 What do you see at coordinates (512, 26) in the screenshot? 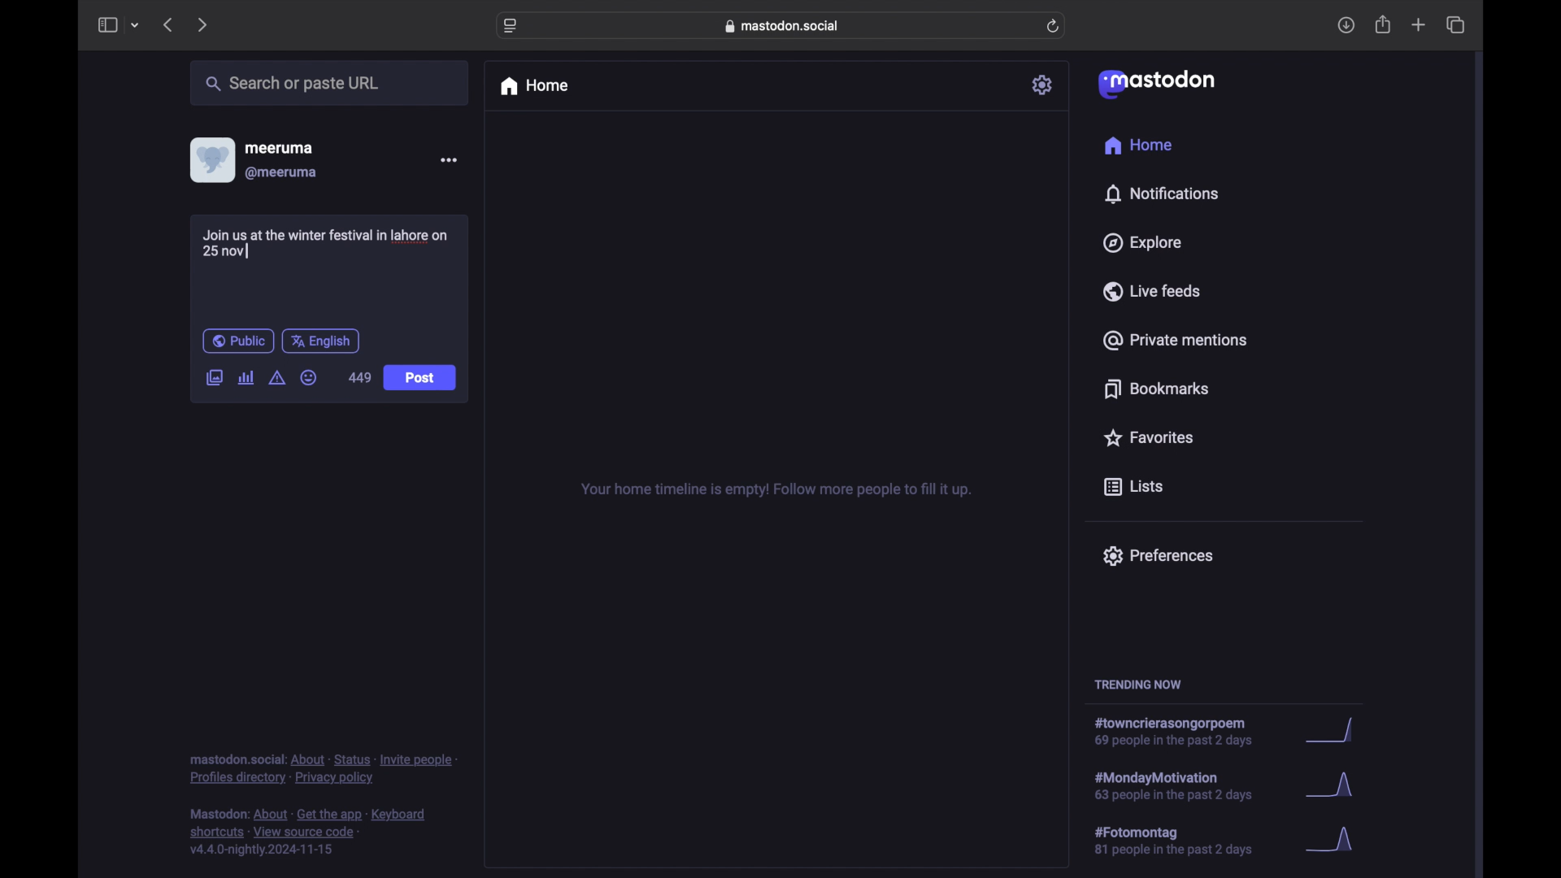
I see `website settings` at bounding box center [512, 26].